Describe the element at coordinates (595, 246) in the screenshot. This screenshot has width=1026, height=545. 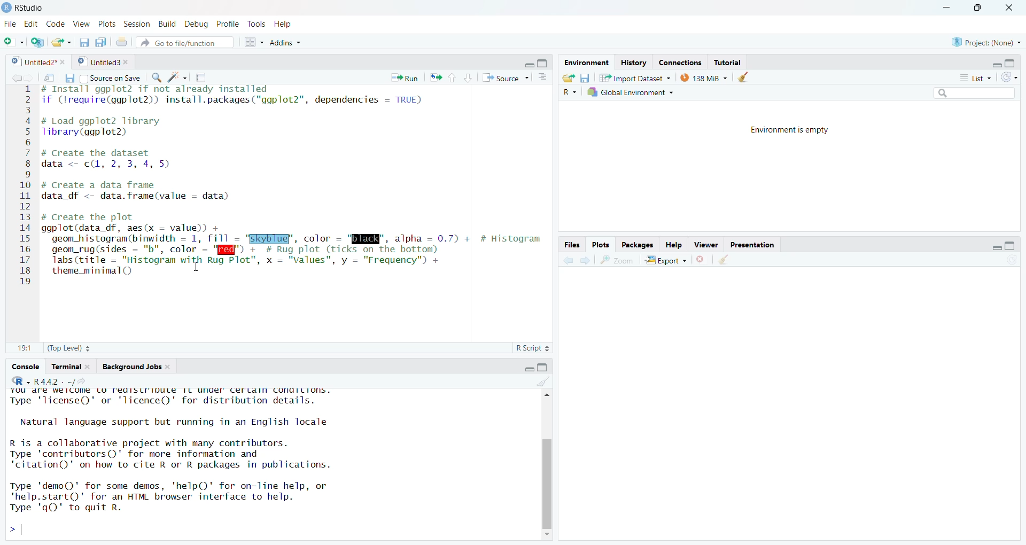
I see `Plots` at that location.